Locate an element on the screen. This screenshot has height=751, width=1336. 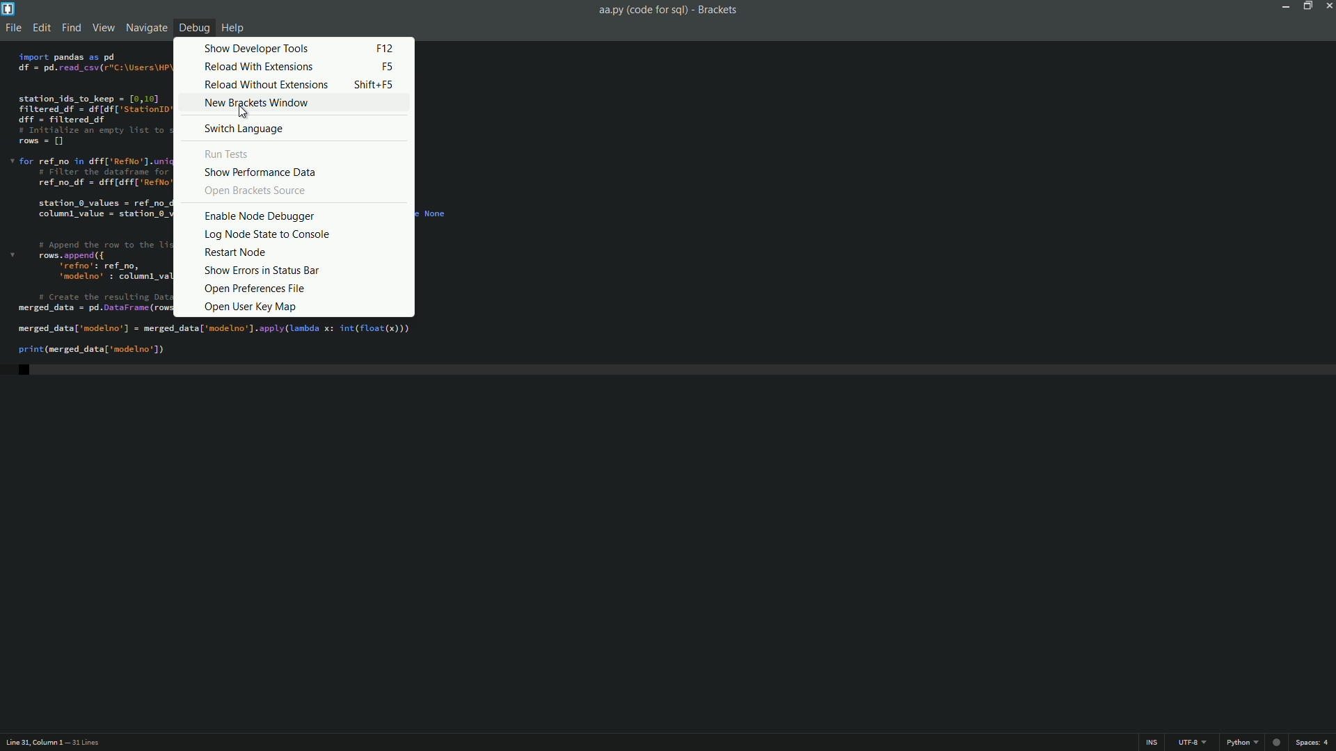
Keyboard shortcut is located at coordinates (387, 66).